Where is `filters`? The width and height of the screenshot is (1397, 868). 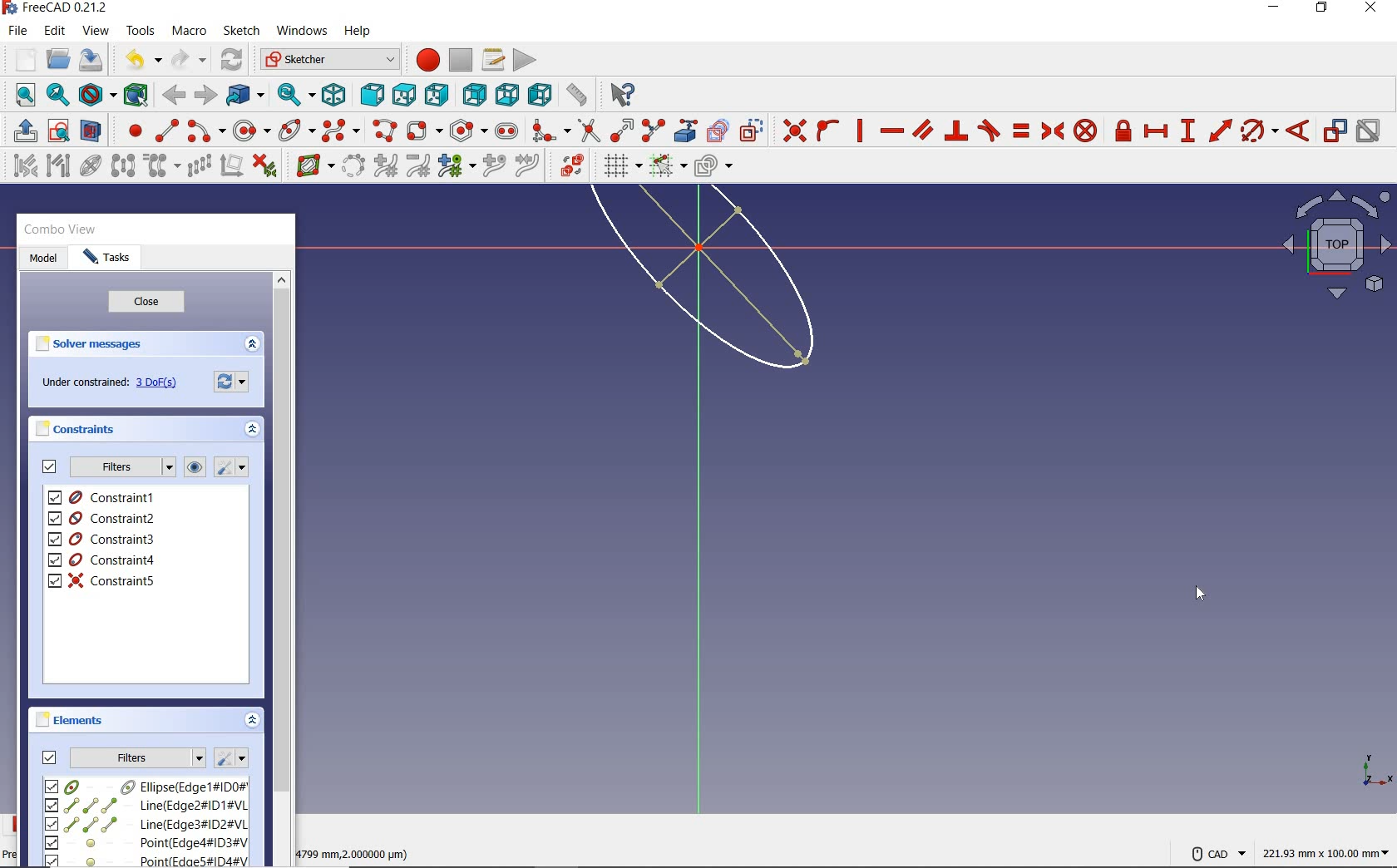 filters is located at coordinates (138, 756).